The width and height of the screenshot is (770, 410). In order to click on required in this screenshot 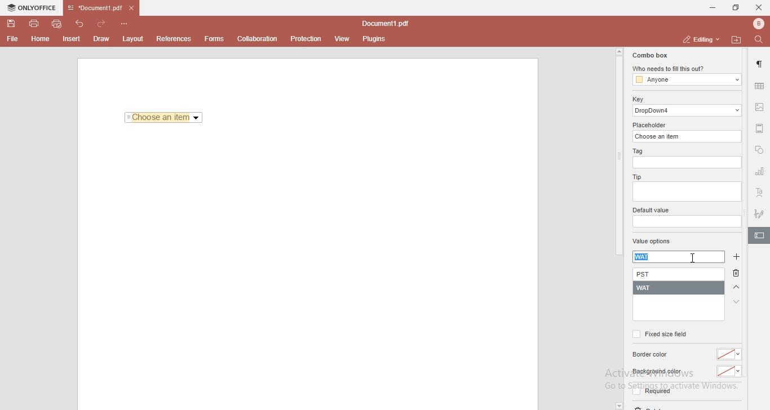, I will do `click(650, 393)`.